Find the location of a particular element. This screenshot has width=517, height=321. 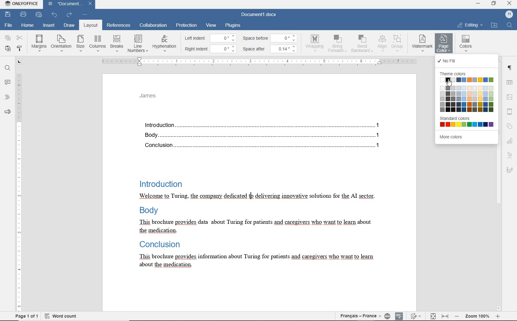

align is located at coordinates (382, 43).